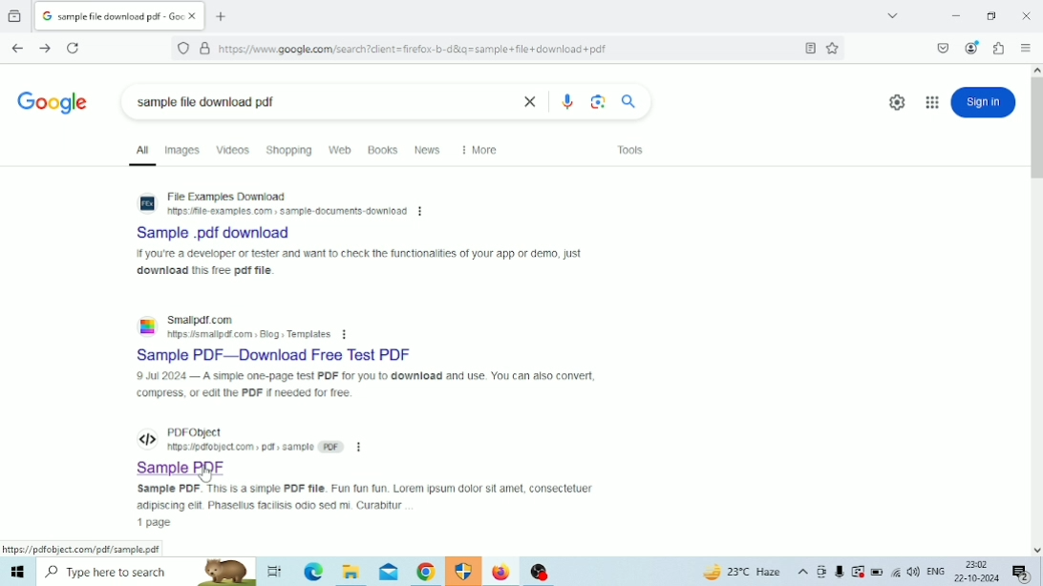 The height and width of the screenshot is (586, 1043). Describe the element at coordinates (803, 572) in the screenshot. I see `Show hidden icons` at that location.